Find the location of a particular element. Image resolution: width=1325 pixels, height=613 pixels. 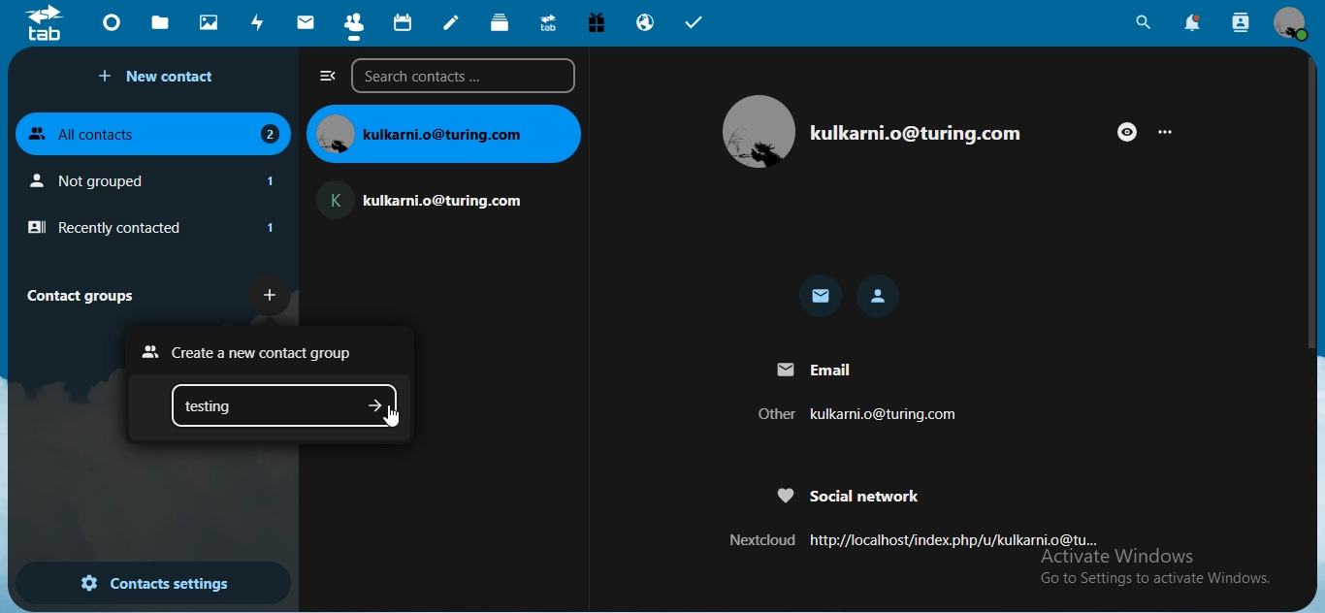

close navigation is located at coordinates (328, 76).